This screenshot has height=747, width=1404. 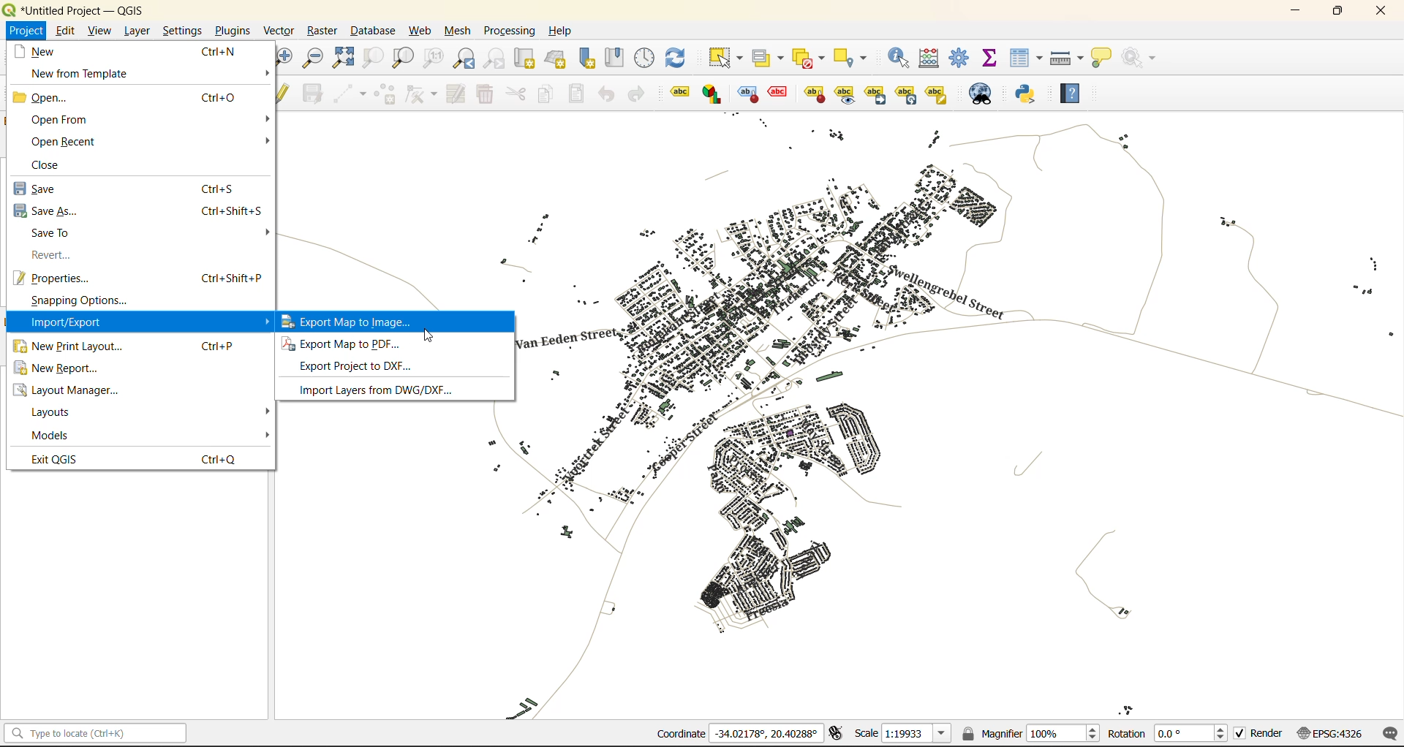 I want to click on save to, so click(x=57, y=234).